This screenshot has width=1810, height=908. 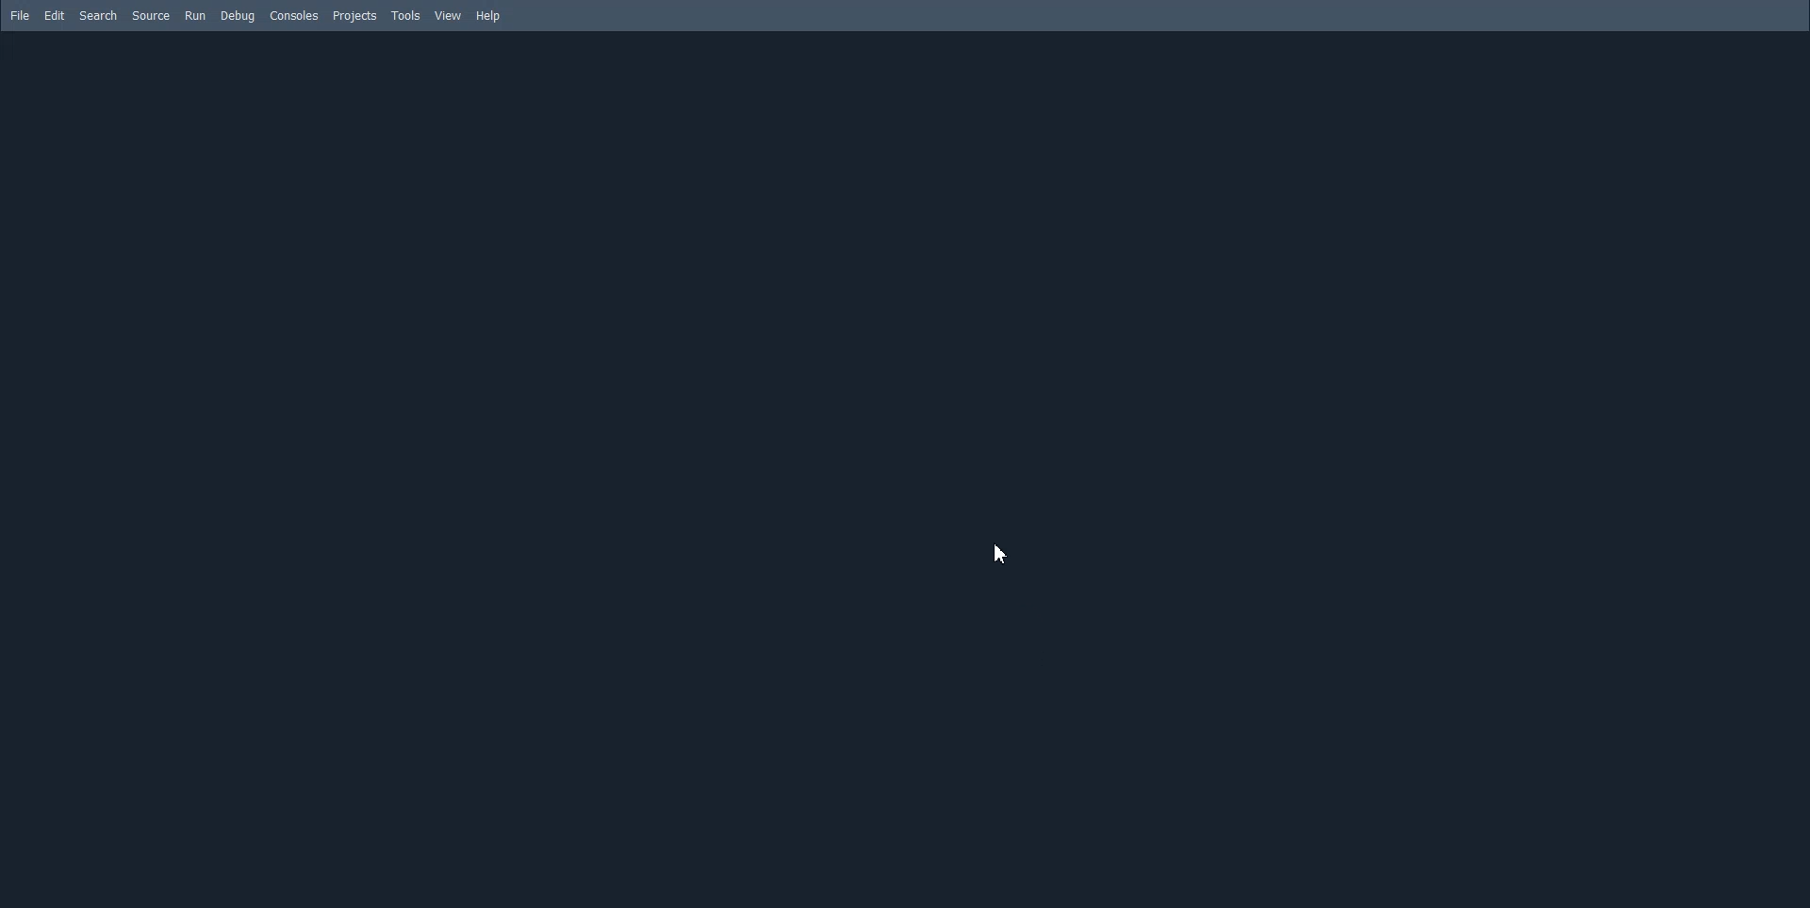 I want to click on Search, so click(x=99, y=15).